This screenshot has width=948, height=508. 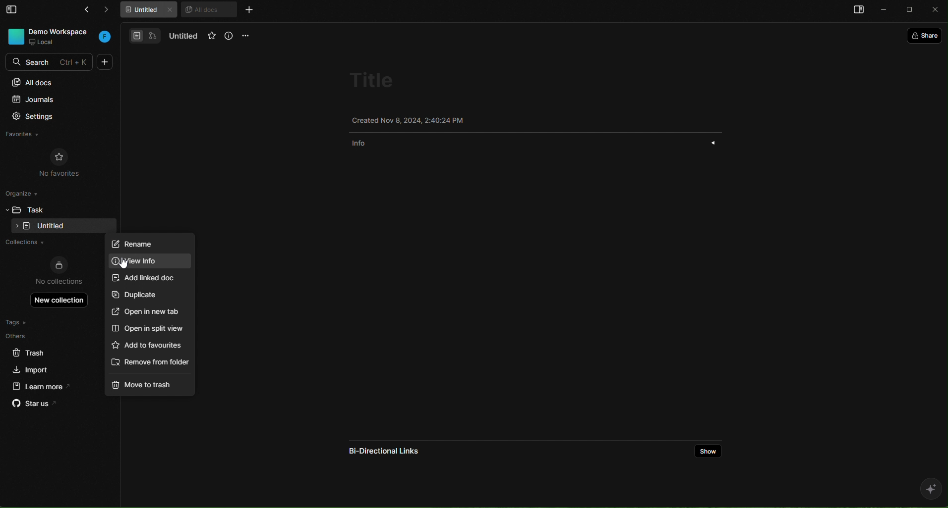 What do you see at coordinates (122, 263) in the screenshot?
I see `cursor` at bounding box center [122, 263].